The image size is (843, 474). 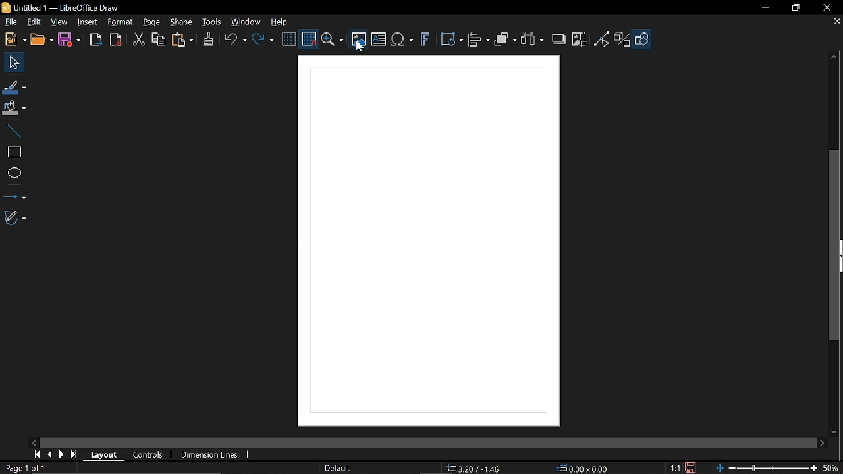 What do you see at coordinates (183, 41) in the screenshot?
I see `Paste` at bounding box center [183, 41].